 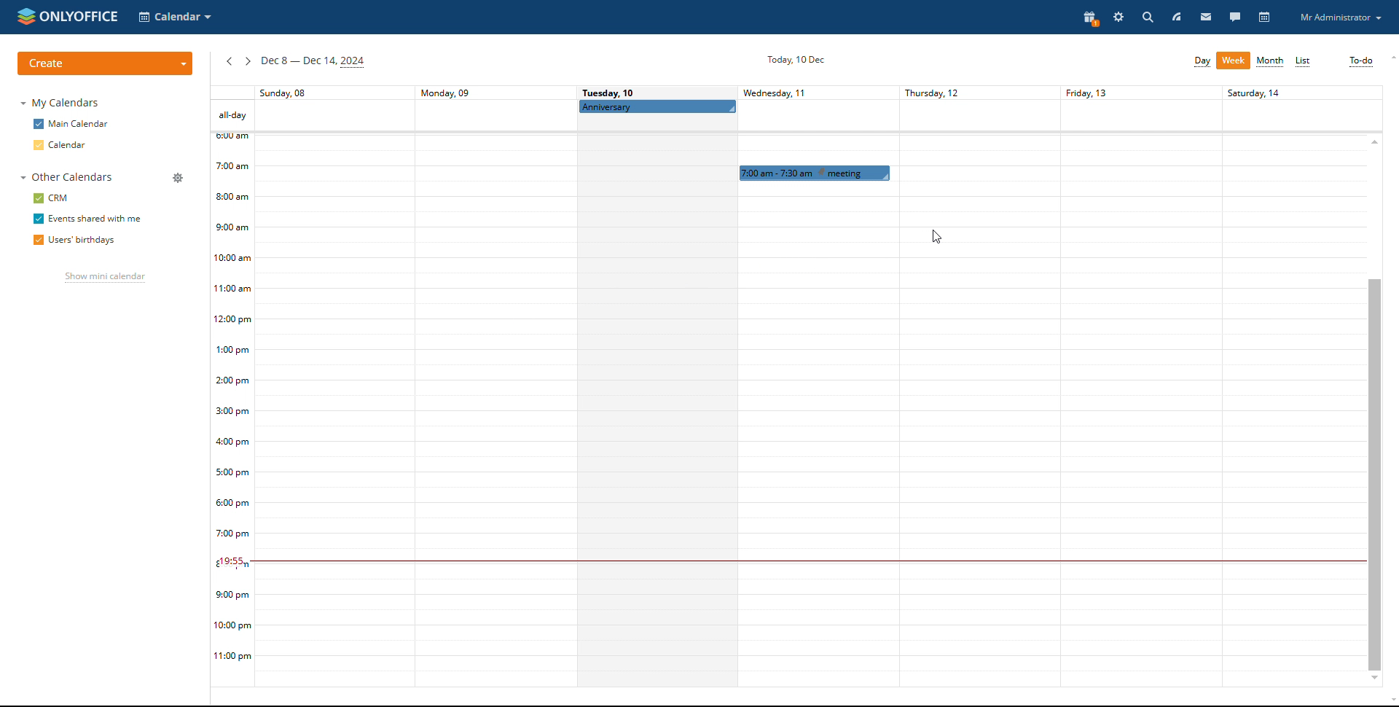 What do you see at coordinates (785, 93) in the screenshot?
I see `Wednesday, 11` at bounding box center [785, 93].